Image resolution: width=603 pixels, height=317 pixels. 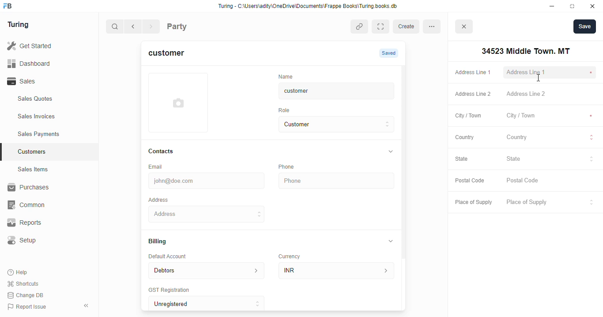 What do you see at coordinates (338, 270) in the screenshot?
I see `INR` at bounding box center [338, 270].